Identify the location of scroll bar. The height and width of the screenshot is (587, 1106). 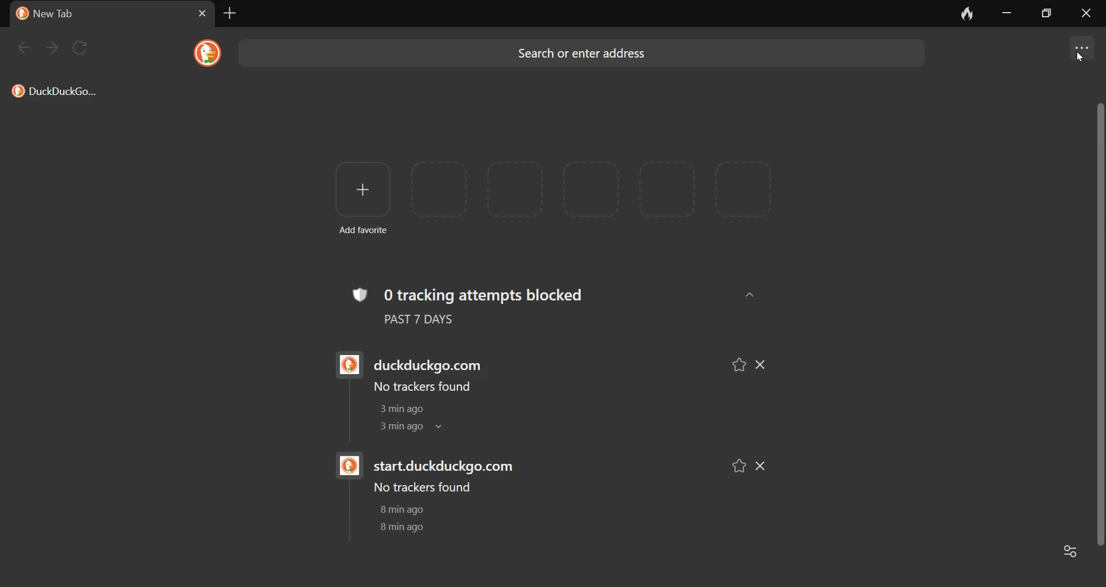
(1099, 323).